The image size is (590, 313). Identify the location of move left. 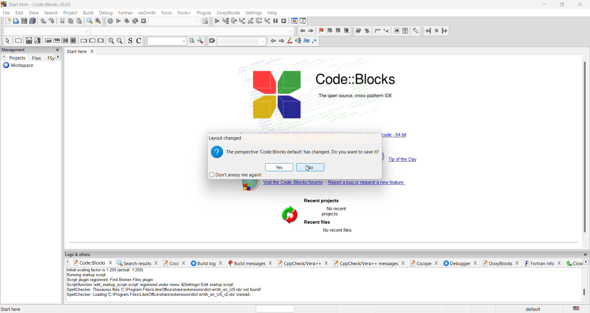
(4, 57).